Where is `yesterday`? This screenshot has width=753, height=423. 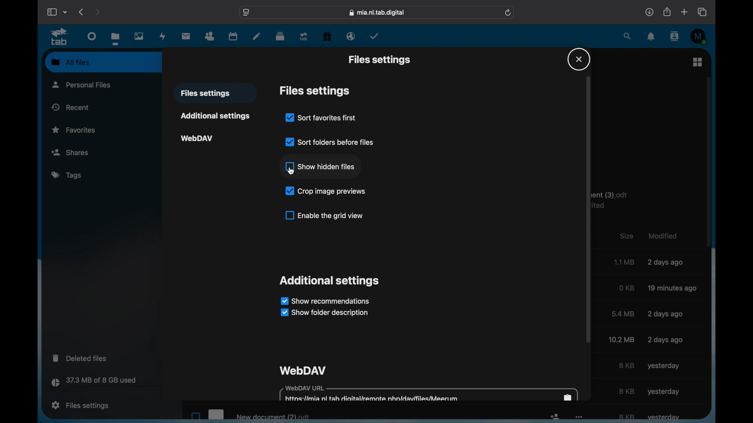 yesterday is located at coordinates (664, 417).